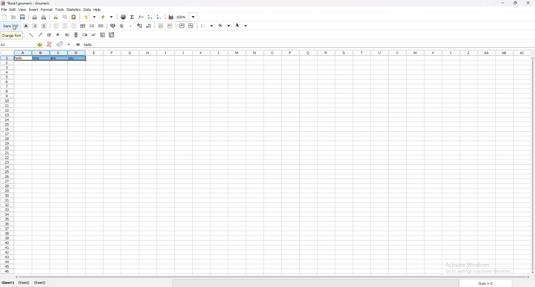  What do you see at coordinates (149, 26) in the screenshot?
I see `decrease decimal` at bounding box center [149, 26].